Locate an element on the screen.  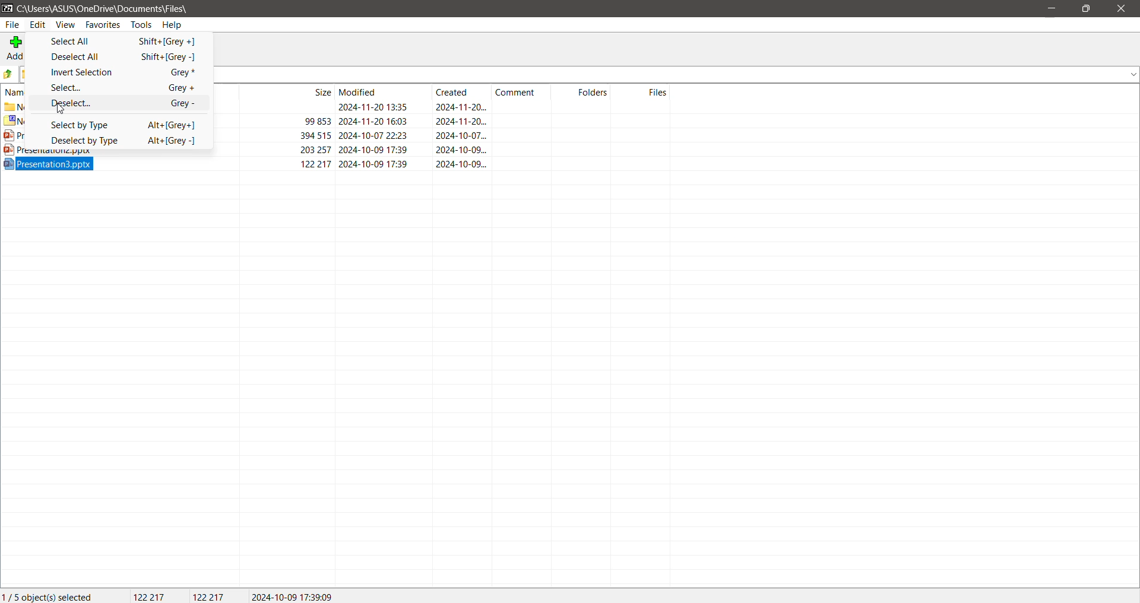
View is located at coordinates (65, 25).